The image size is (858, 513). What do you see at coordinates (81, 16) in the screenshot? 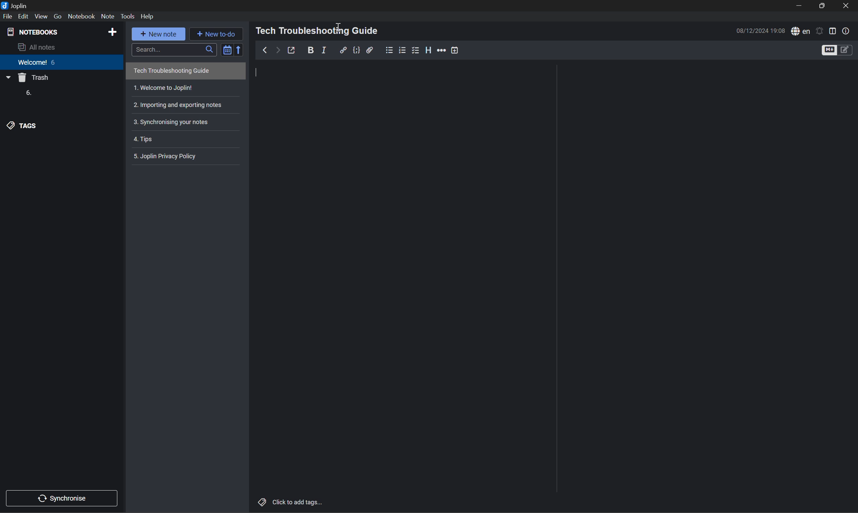
I see `Notebook` at bounding box center [81, 16].